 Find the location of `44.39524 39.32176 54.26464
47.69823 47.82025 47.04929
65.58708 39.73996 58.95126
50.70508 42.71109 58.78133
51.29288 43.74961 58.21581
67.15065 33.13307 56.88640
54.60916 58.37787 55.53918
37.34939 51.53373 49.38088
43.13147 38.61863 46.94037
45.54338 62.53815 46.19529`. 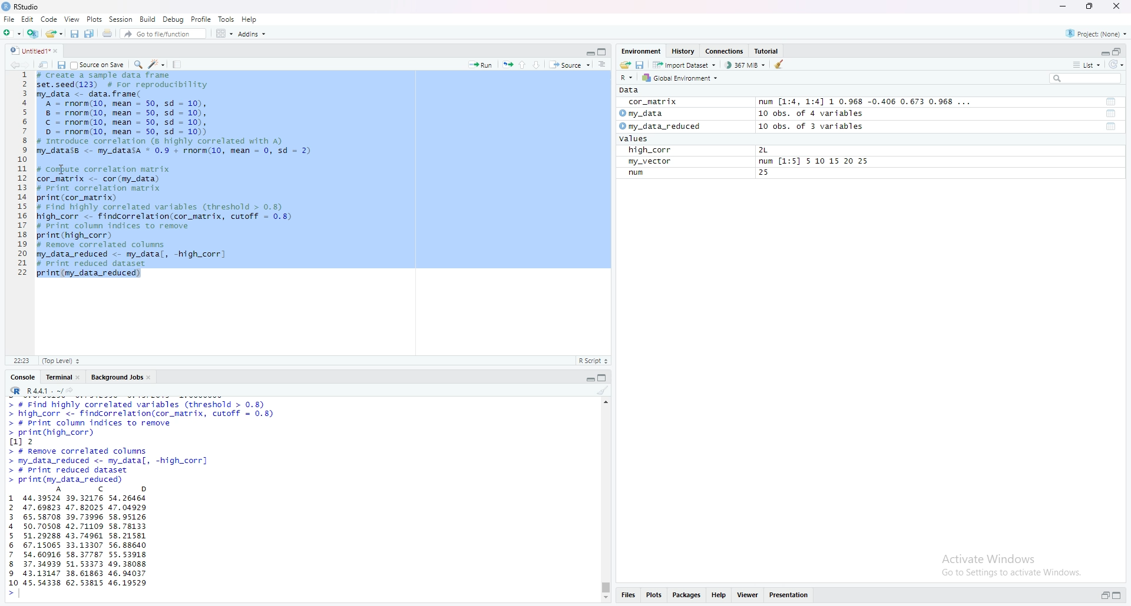

44.39524 39.32176 54.26464
47.69823 47.82025 47.04929
65.58708 39.73996 58.95126
50.70508 42.71109 58.78133
51.29288 43.74961 58.21581
67.15065 33.13307 56.88640
54.60916 58.37787 55.53918
37.34939 51.53373 49.38088
43.13147 38.61863 46.94037
45.54338 62.53815 46.19529 is located at coordinates (87, 541).